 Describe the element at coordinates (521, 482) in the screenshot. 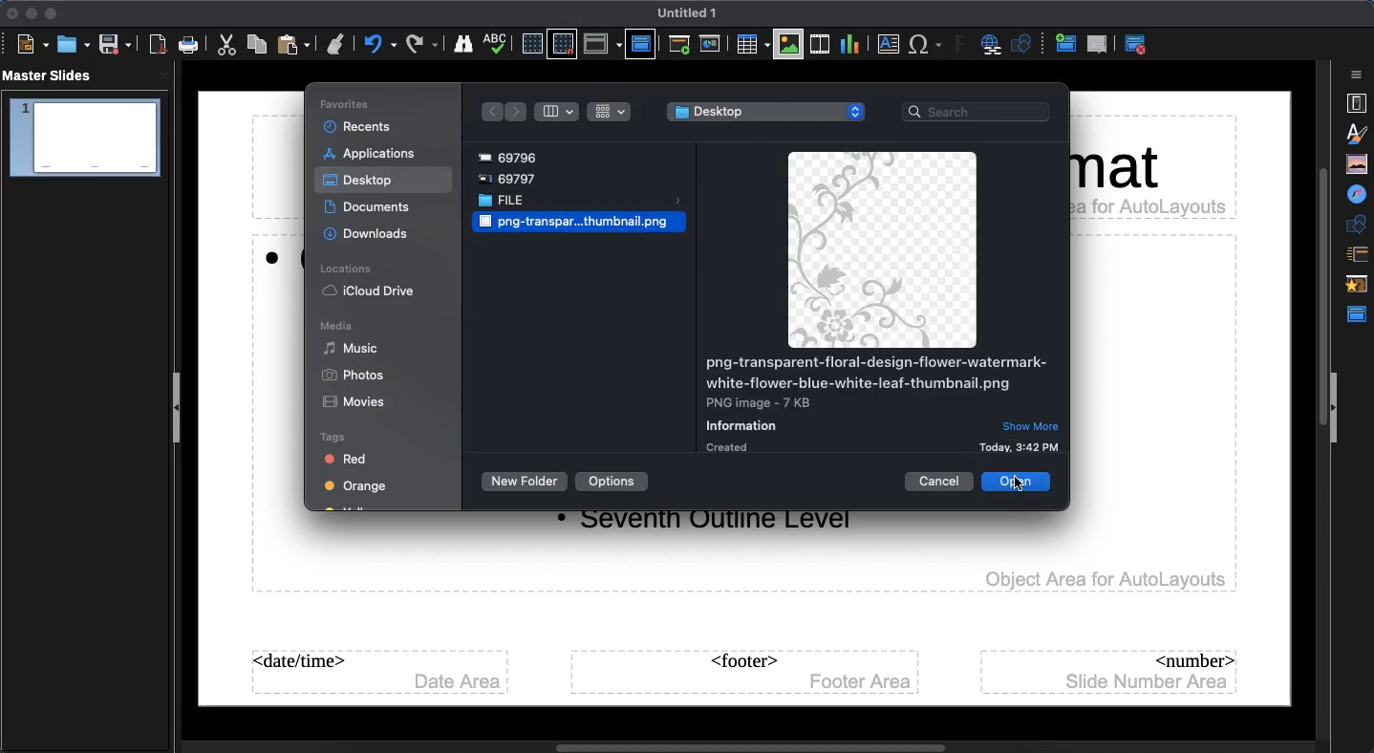

I see `New folder` at that location.